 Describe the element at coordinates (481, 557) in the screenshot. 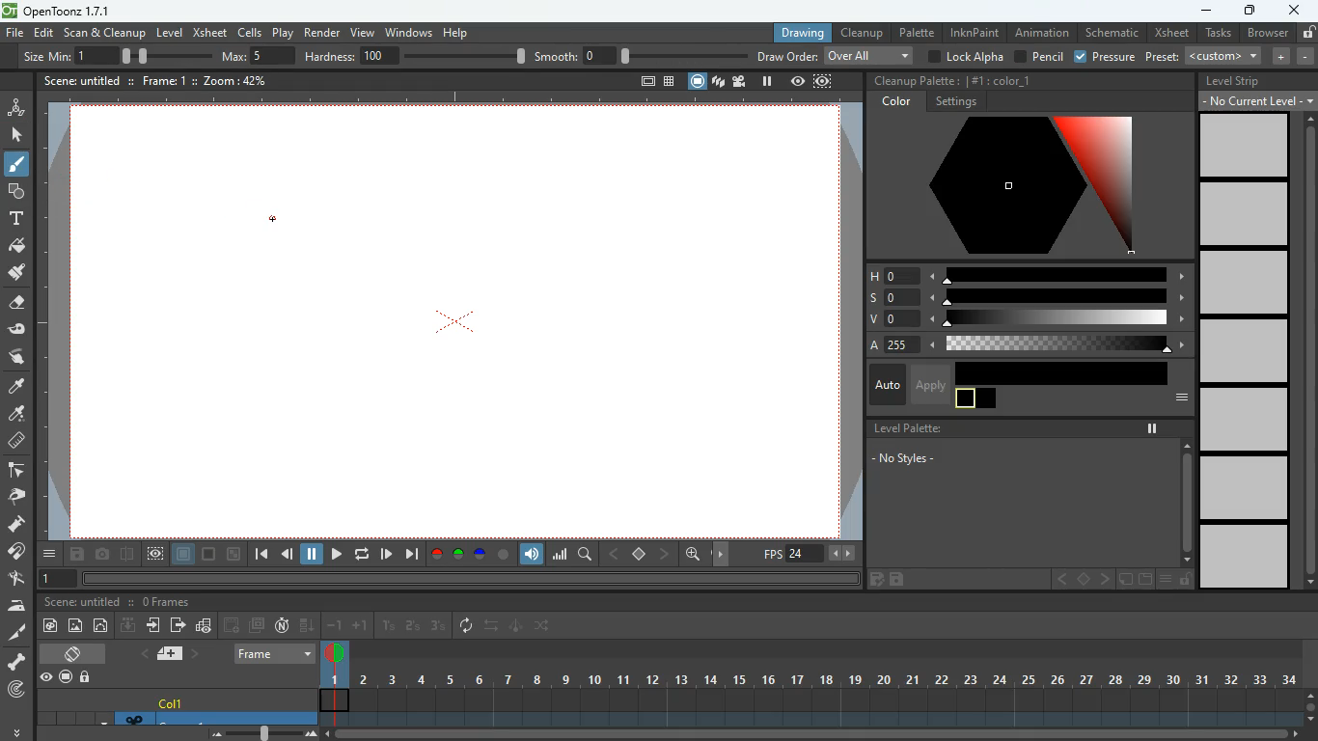

I see `blue` at that location.